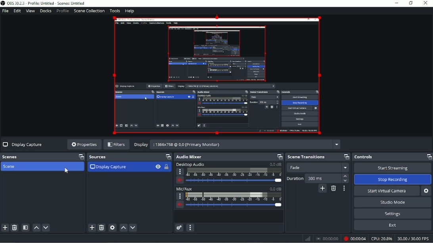  What do you see at coordinates (393, 168) in the screenshot?
I see `Start streaming` at bounding box center [393, 168].